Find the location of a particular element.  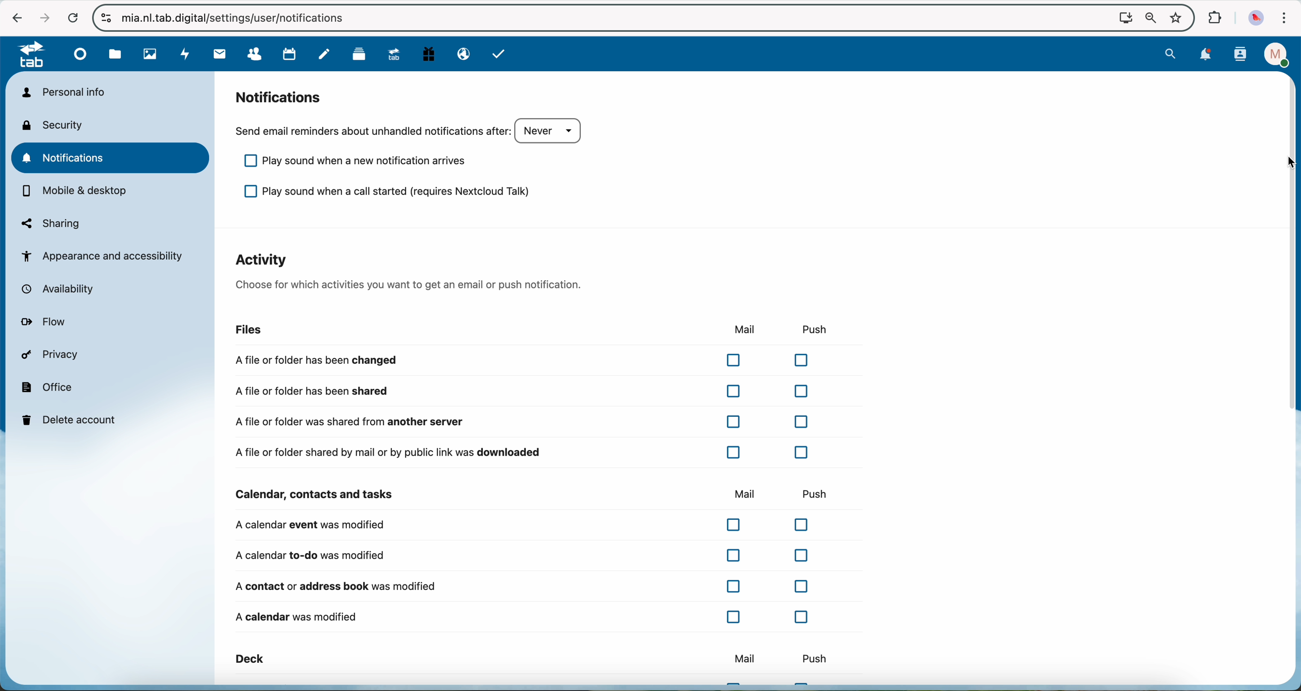

notifications is located at coordinates (1207, 55).